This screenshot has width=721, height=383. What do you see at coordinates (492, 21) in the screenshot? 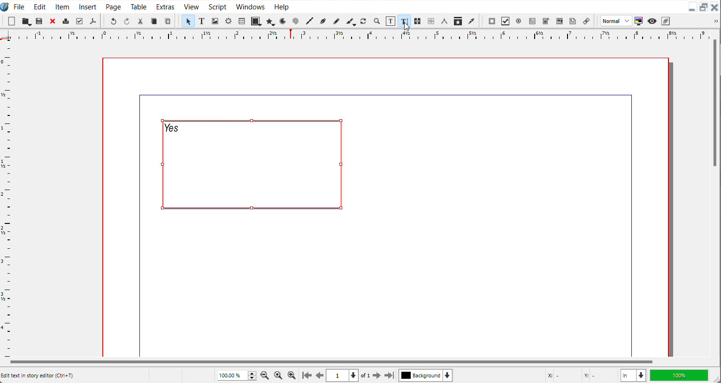
I see `PDF Push button` at bounding box center [492, 21].